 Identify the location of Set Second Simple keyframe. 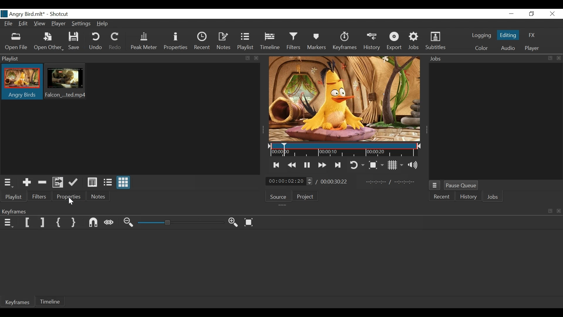
(74, 223).